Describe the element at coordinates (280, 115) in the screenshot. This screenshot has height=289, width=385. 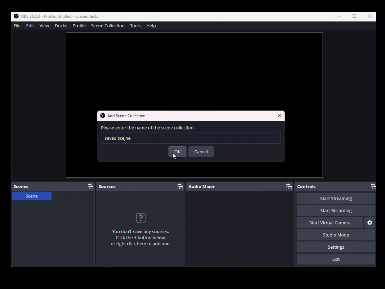
I see `Close` at that location.